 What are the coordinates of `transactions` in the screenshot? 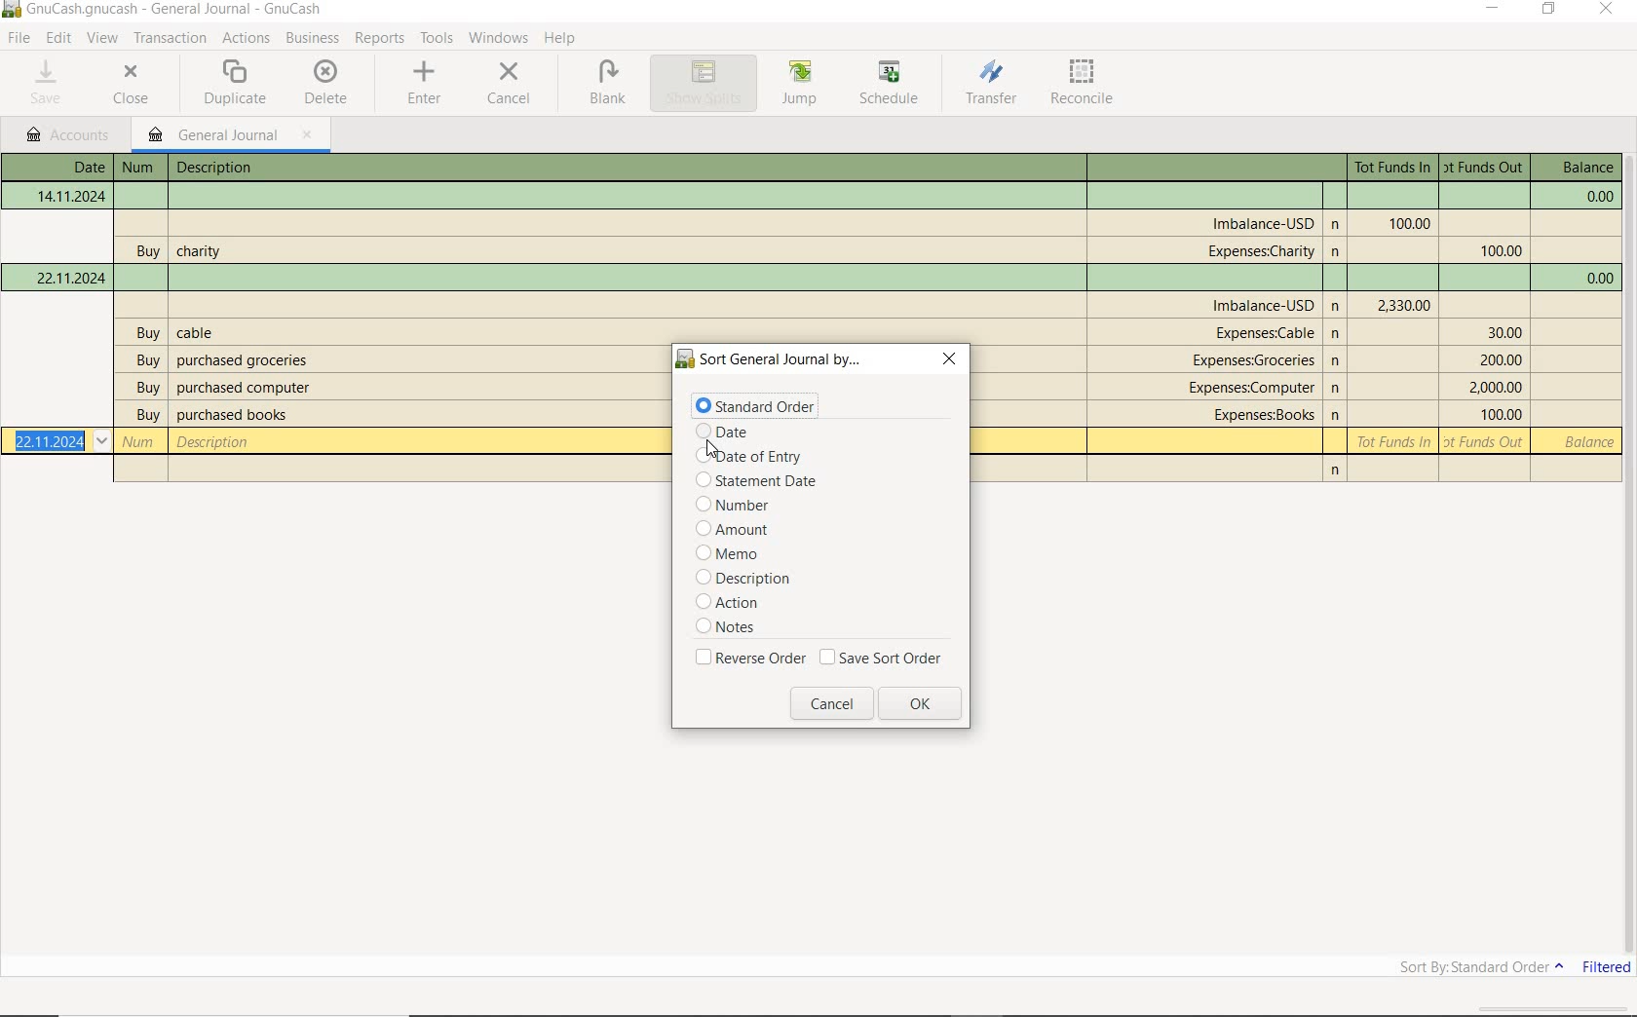 It's located at (173, 38).